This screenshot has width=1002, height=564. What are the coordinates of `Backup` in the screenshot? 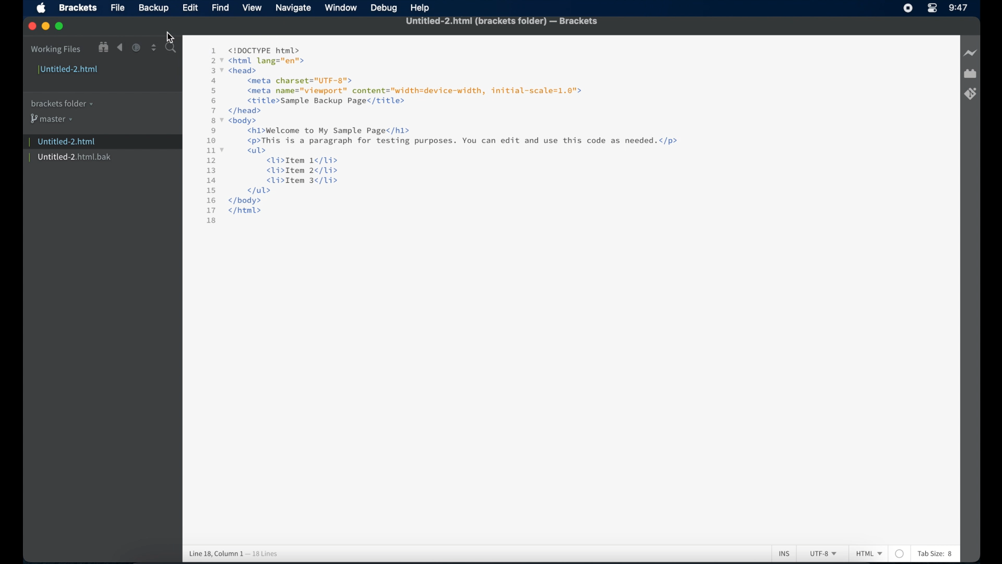 It's located at (154, 8).